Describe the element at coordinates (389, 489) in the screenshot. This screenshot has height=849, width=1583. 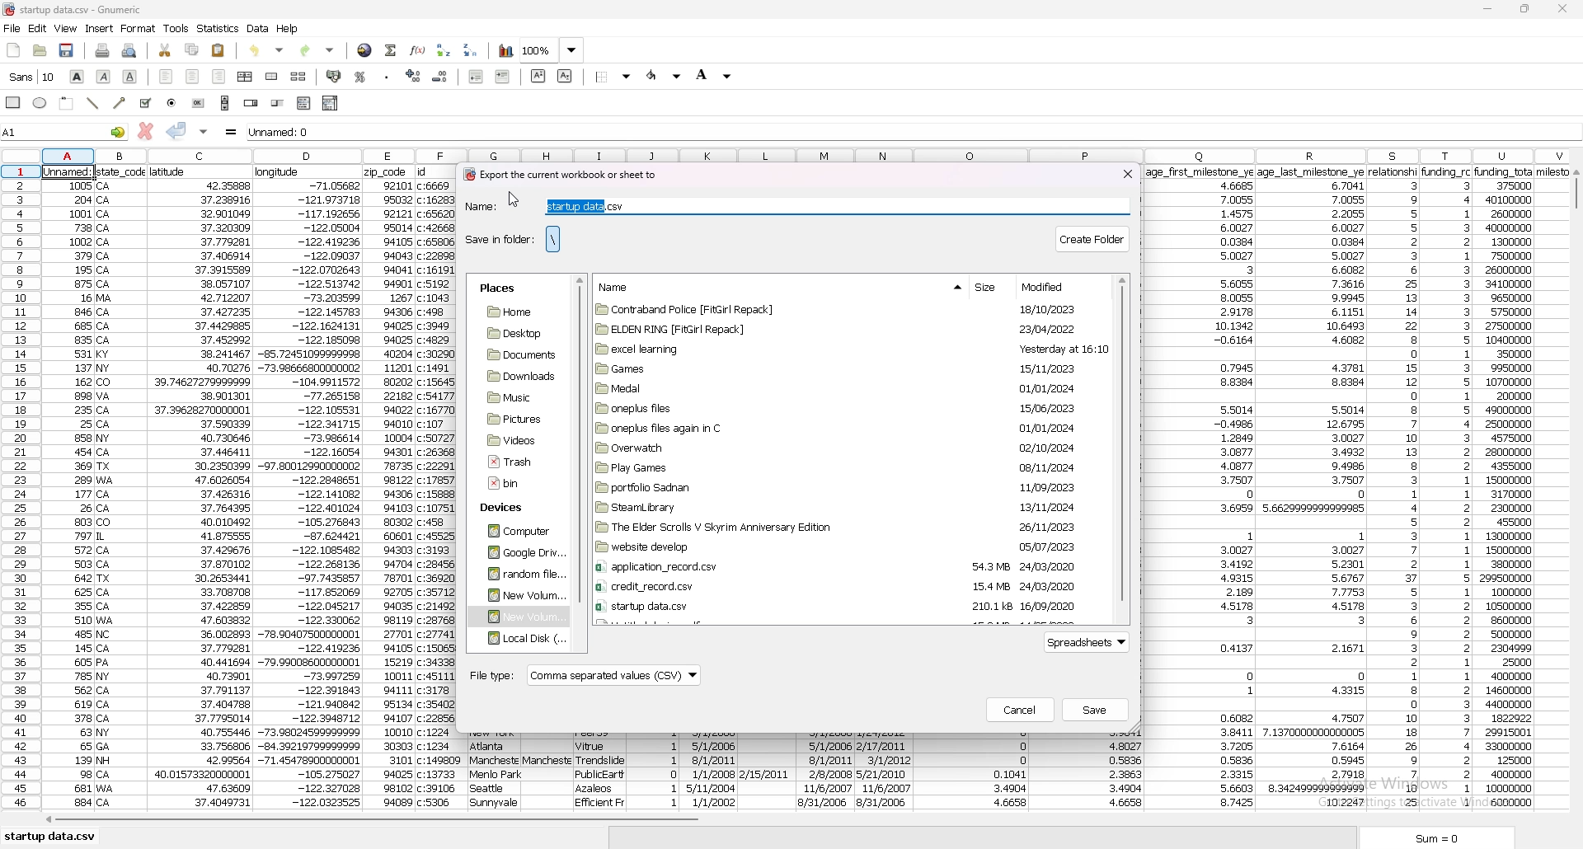
I see `data` at that location.